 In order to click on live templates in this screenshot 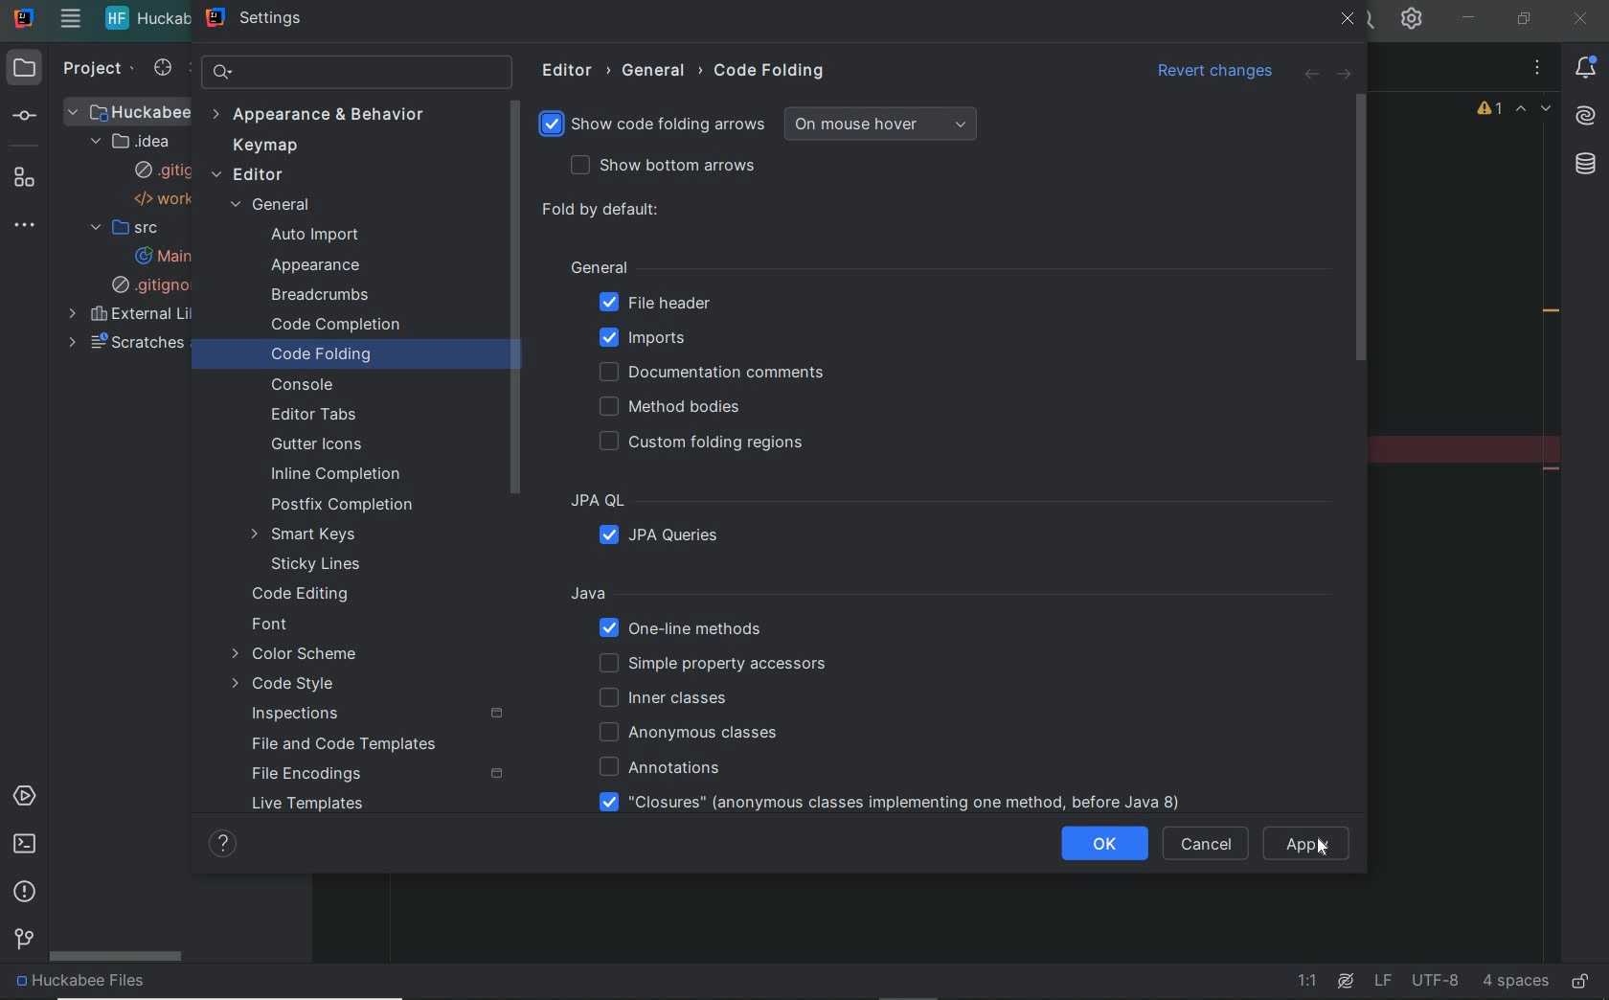, I will do `click(309, 806)`.